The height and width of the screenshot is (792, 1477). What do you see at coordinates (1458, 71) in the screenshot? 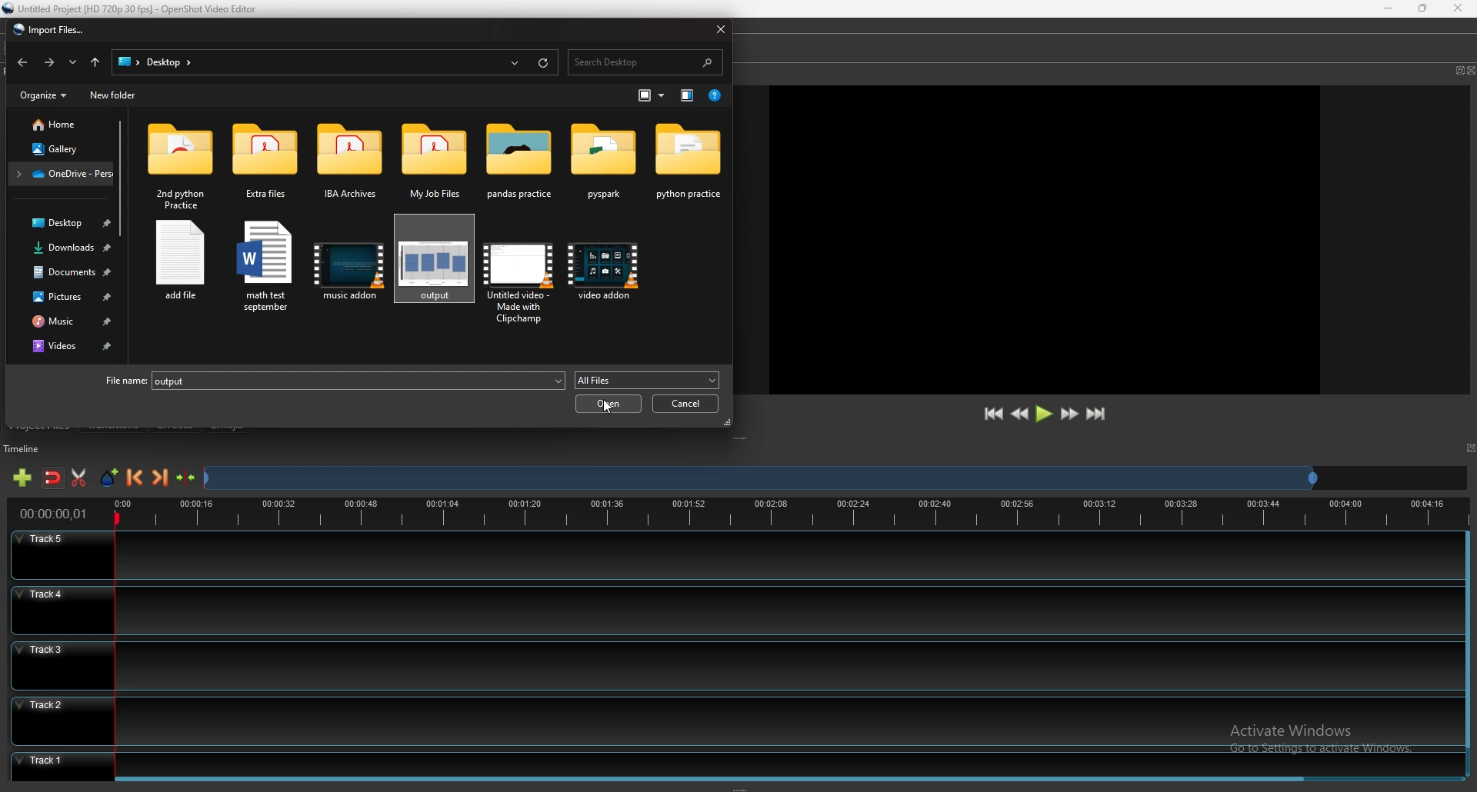
I see `pop out` at bounding box center [1458, 71].